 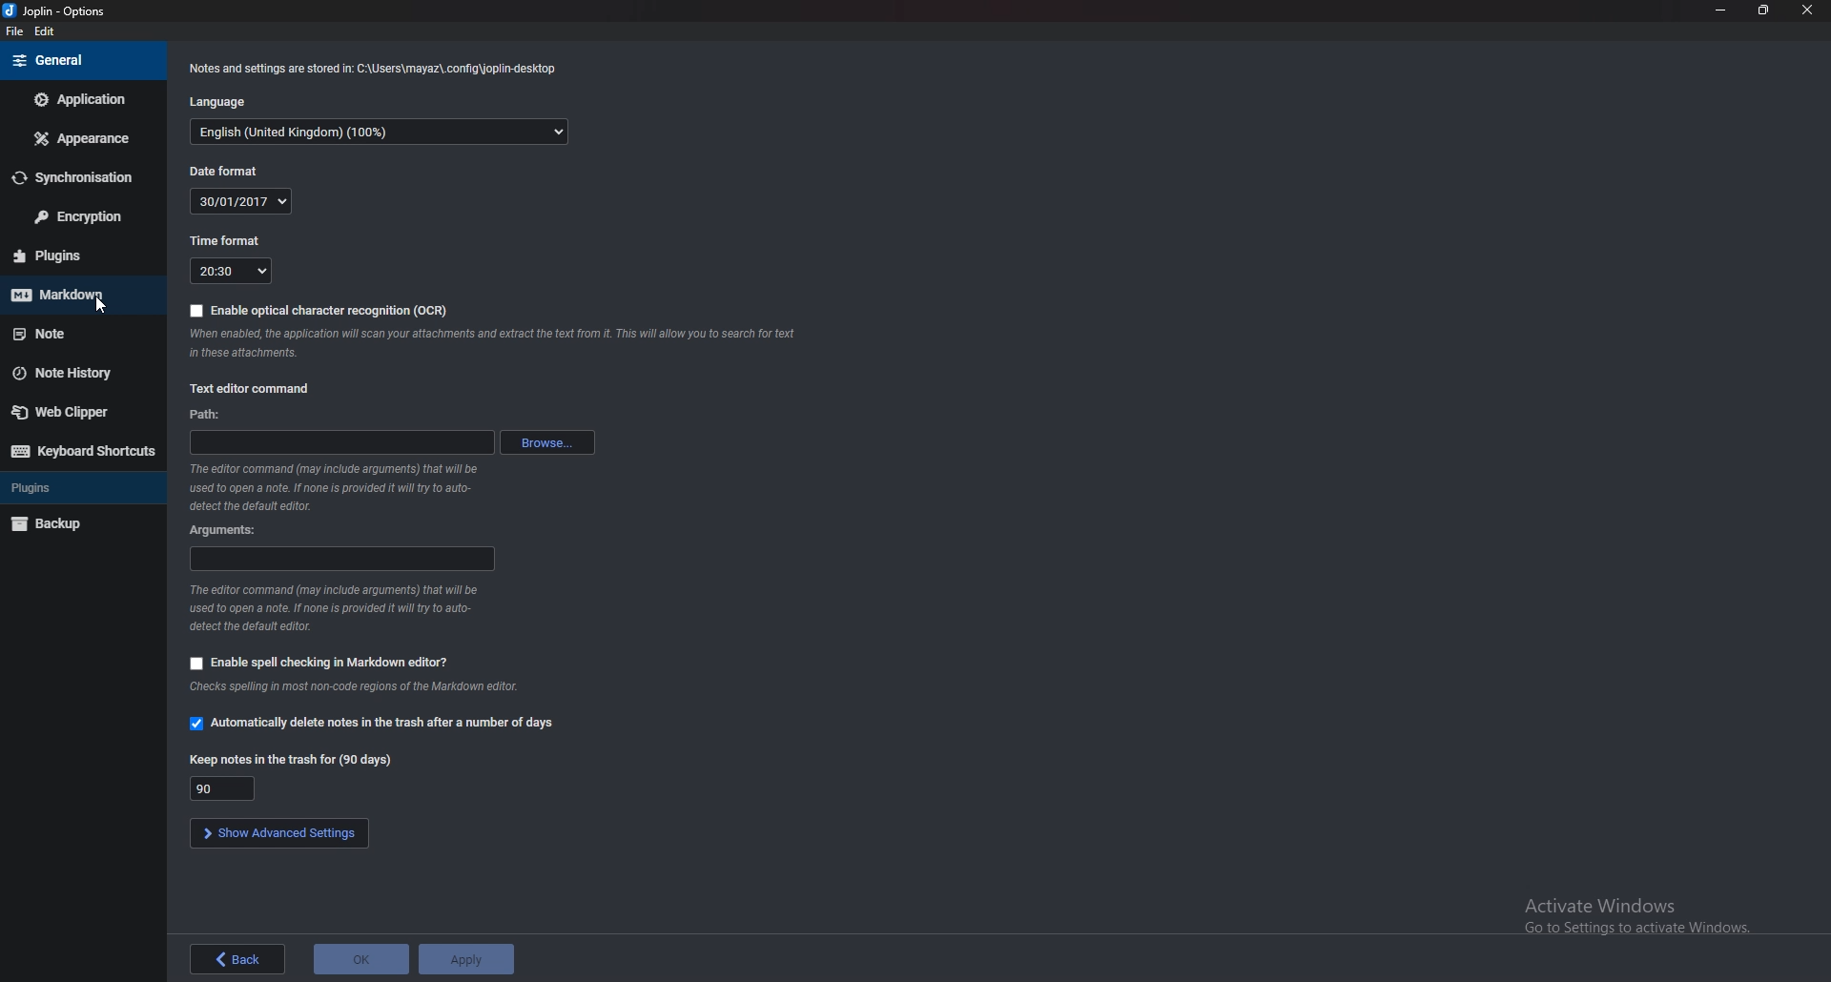 What do you see at coordinates (80, 64) in the screenshot?
I see `general` at bounding box center [80, 64].